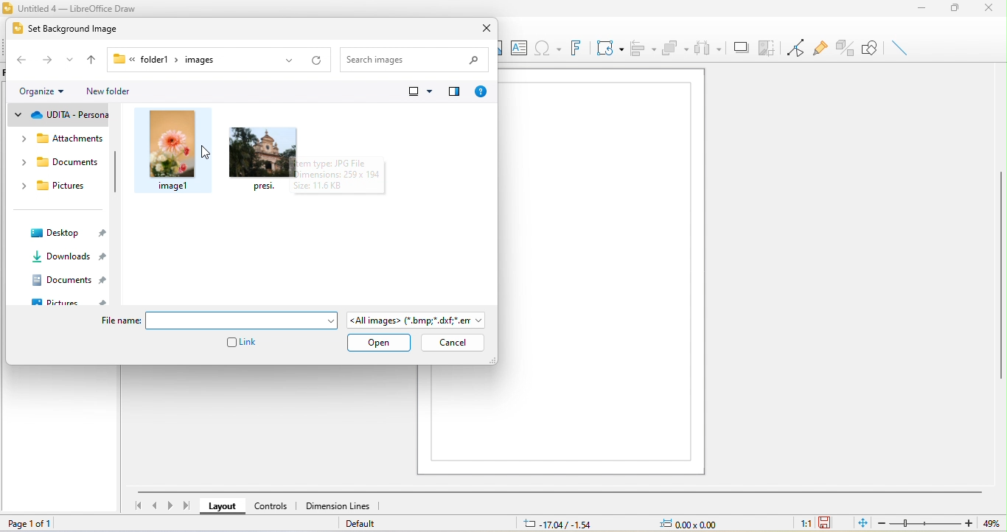 Image resolution: width=1007 pixels, height=532 pixels. Describe the element at coordinates (53, 190) in the screenshot. I see `pictures` at that location.